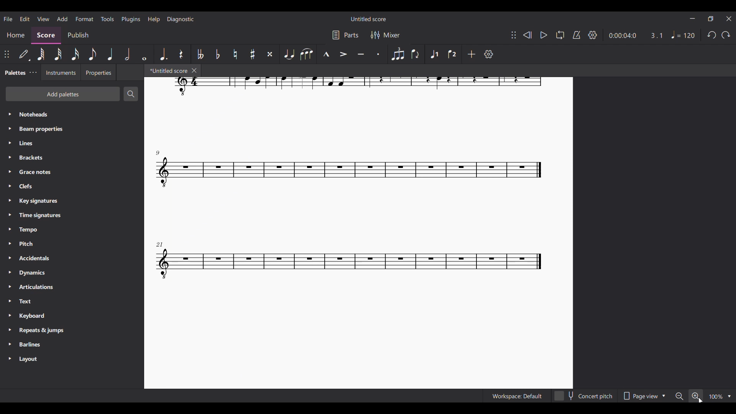  I want to click on Diagnostic menu, so click(180, 20).